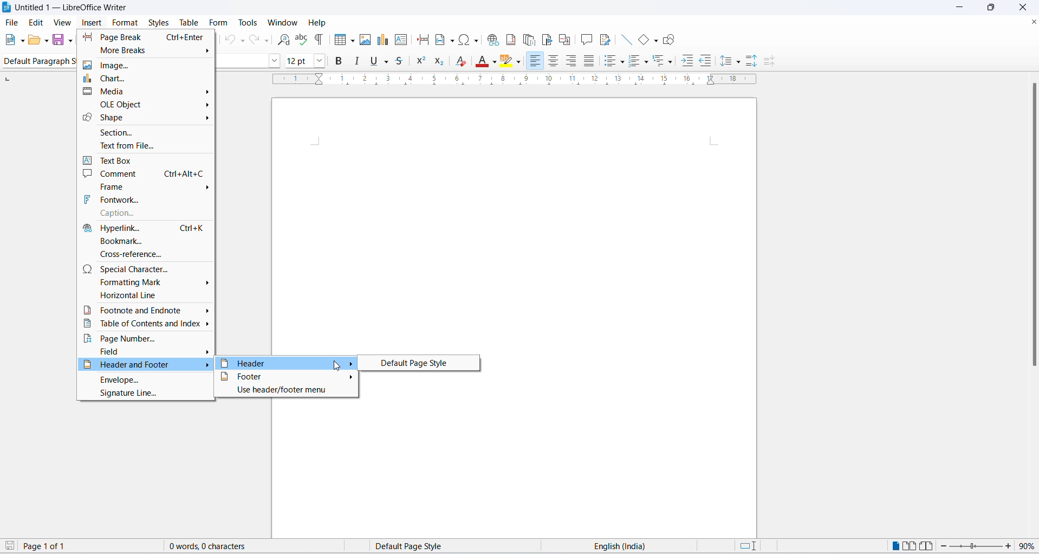  Describe the element at coordinates (337, 366) in the screenshot. I see `cursor` at that location.